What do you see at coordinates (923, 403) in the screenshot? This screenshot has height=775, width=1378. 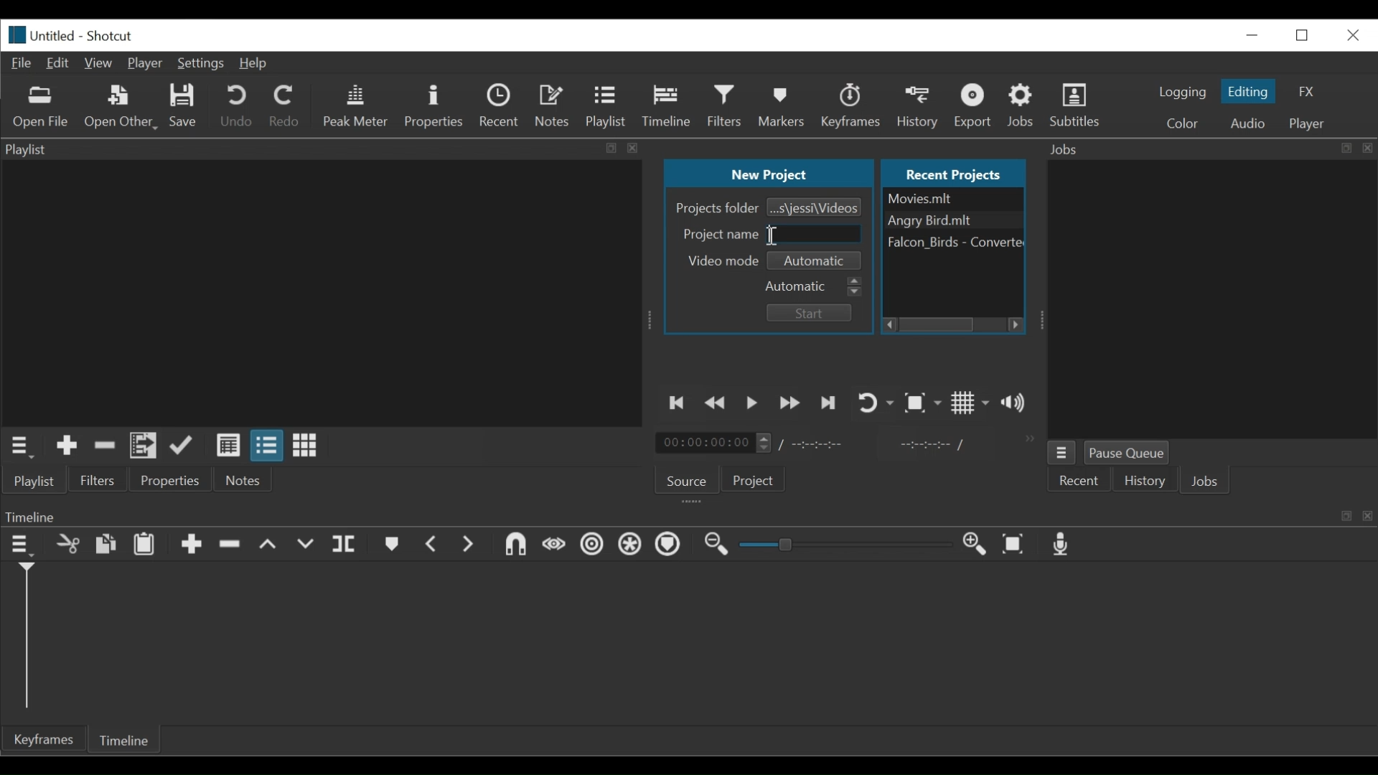 I see `Toggle Zoom` at bounding box center [923, 403].